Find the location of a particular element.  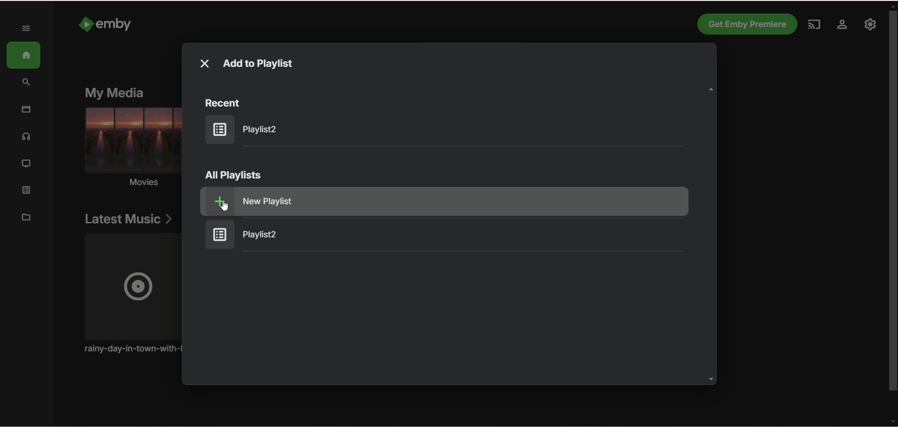

manage emby server is located at coordinates (871, 25).